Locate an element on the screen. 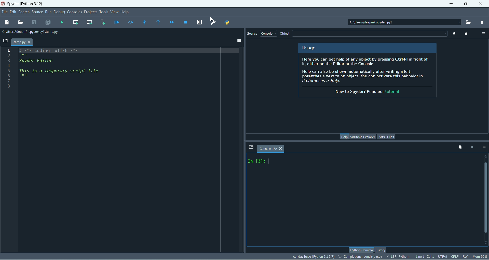 The height and width of the screenshot is (260, 489). interrupt kernel is located at coordinates (473, 147).